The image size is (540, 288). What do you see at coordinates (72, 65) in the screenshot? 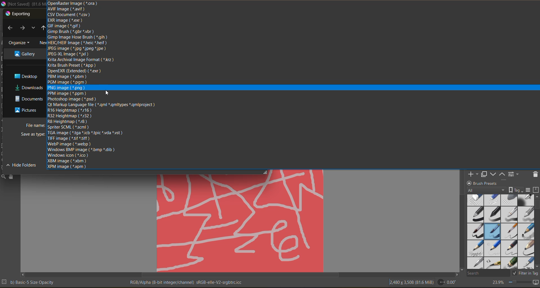
I see `krita brush preset` at bounding box center [72, 65].